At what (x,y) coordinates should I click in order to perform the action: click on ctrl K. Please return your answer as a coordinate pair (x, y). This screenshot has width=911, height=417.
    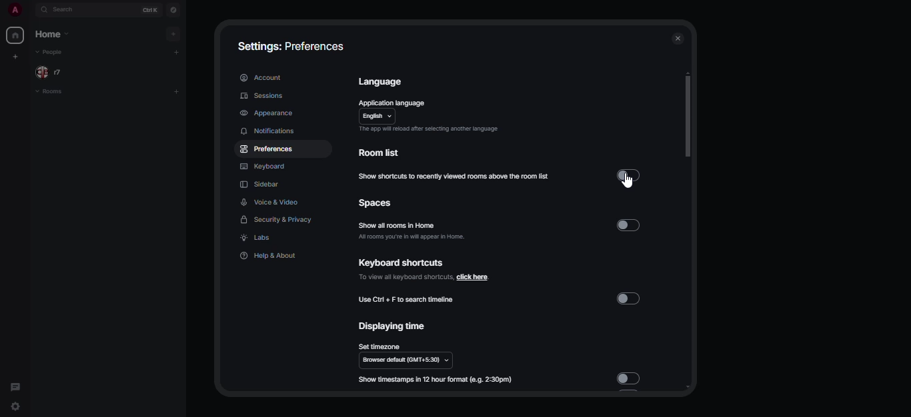
    Looking at the image, I should click on (150, 9).